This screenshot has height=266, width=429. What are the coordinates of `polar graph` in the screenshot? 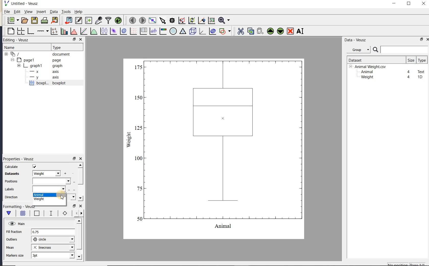 It's located at (173, 31).